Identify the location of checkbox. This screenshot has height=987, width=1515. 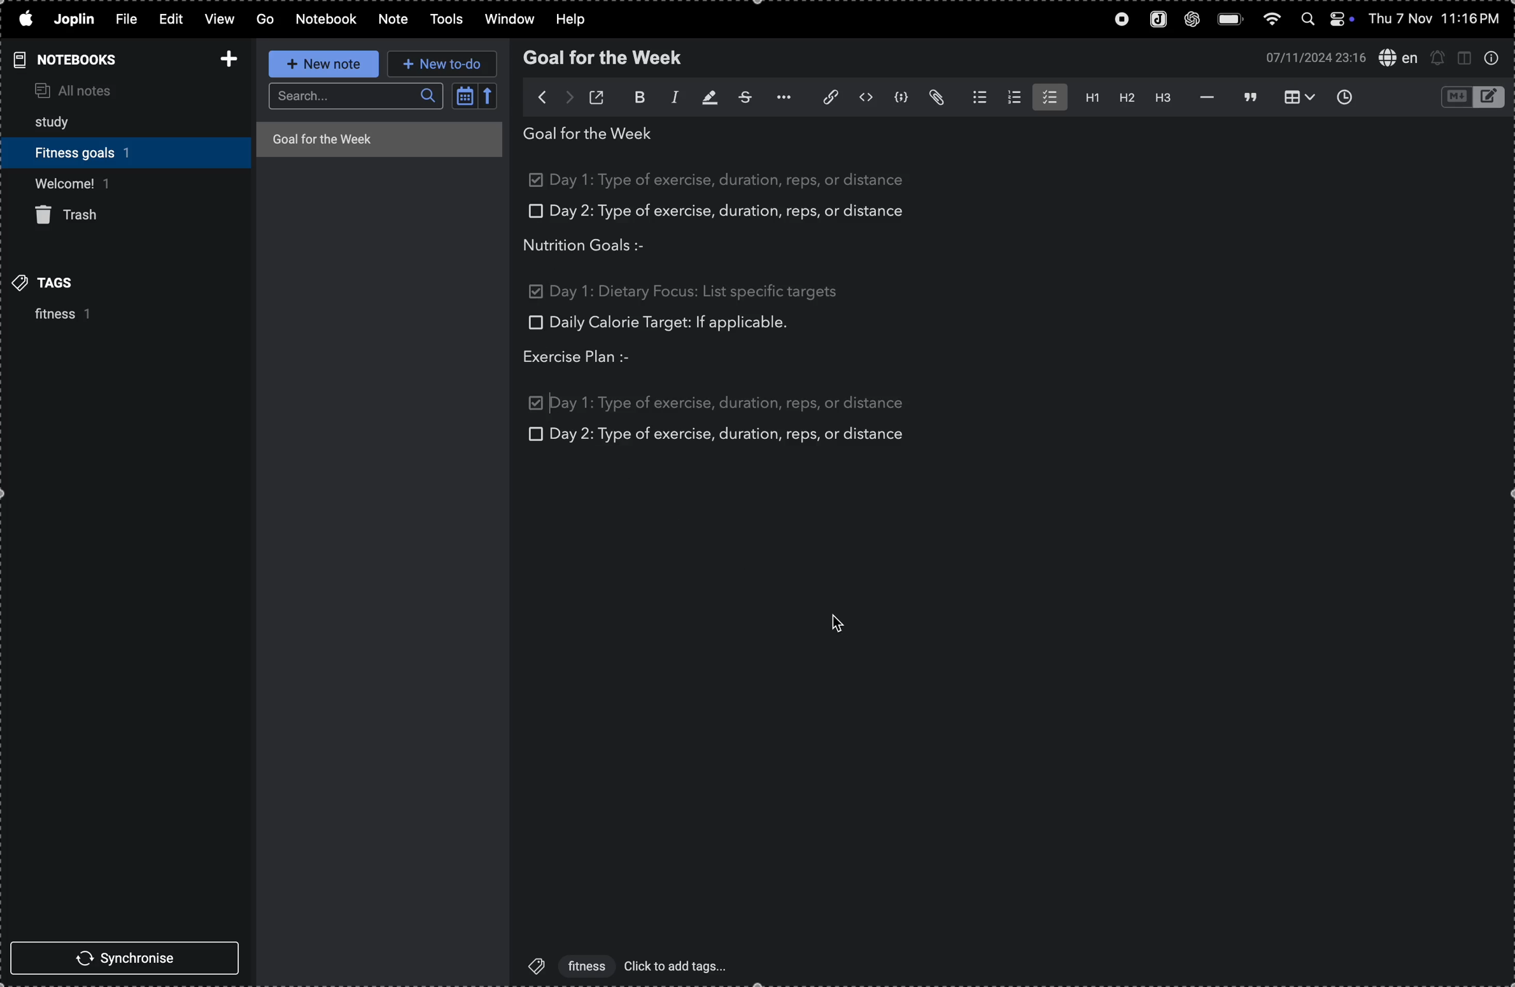
(537, 403).